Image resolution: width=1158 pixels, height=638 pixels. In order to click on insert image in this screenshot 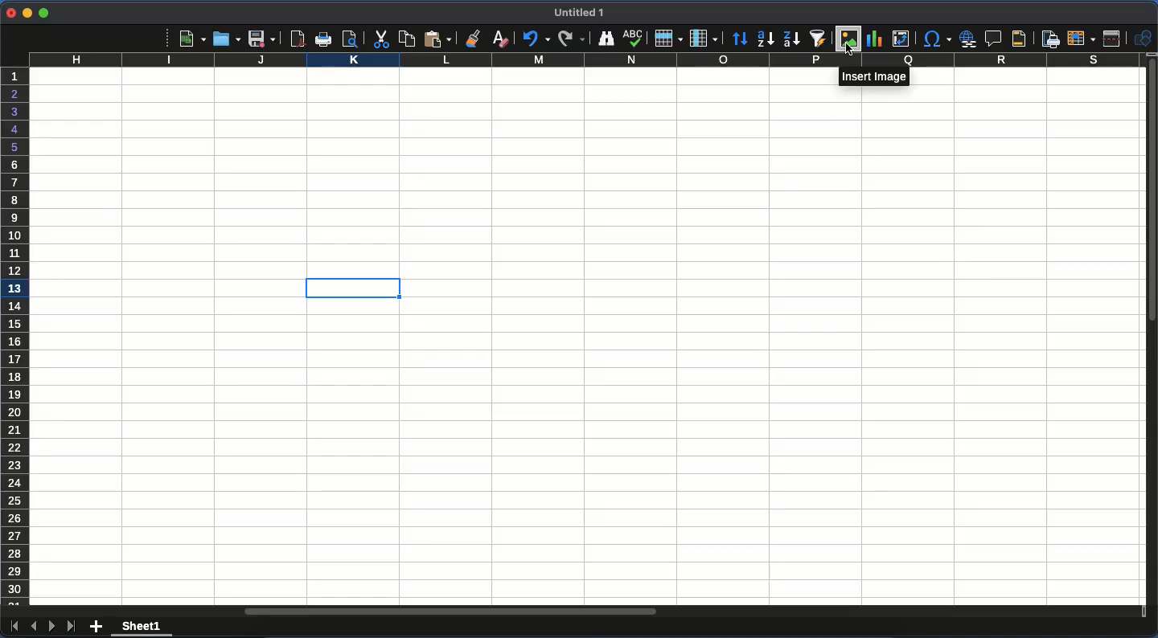, I will do `click(877, 76)`.